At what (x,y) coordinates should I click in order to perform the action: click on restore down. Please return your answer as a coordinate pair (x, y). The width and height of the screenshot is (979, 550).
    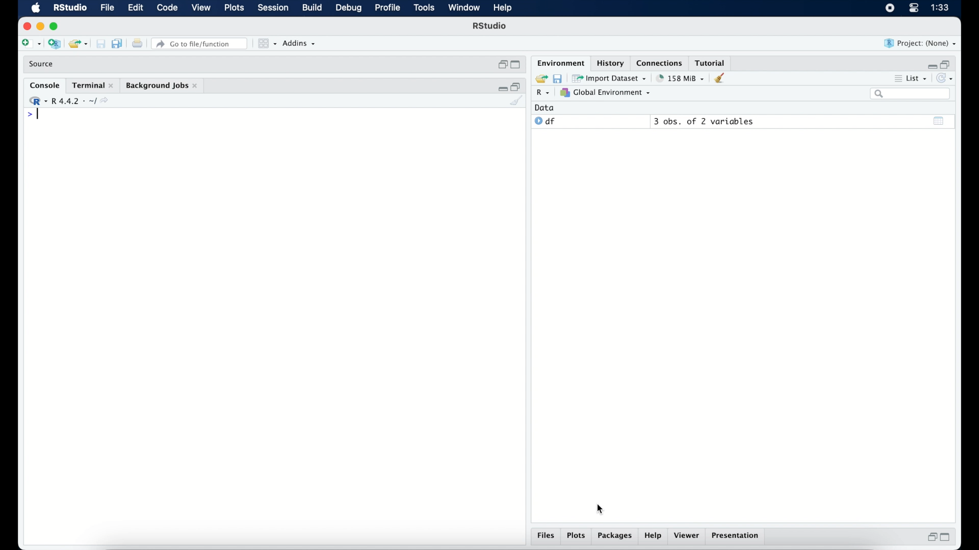
    Looking at the image, I should click on (949, 64).